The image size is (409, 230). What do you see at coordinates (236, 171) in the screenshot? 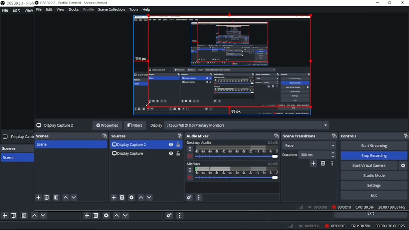
I see `scale` at bounding box center [236, 171].